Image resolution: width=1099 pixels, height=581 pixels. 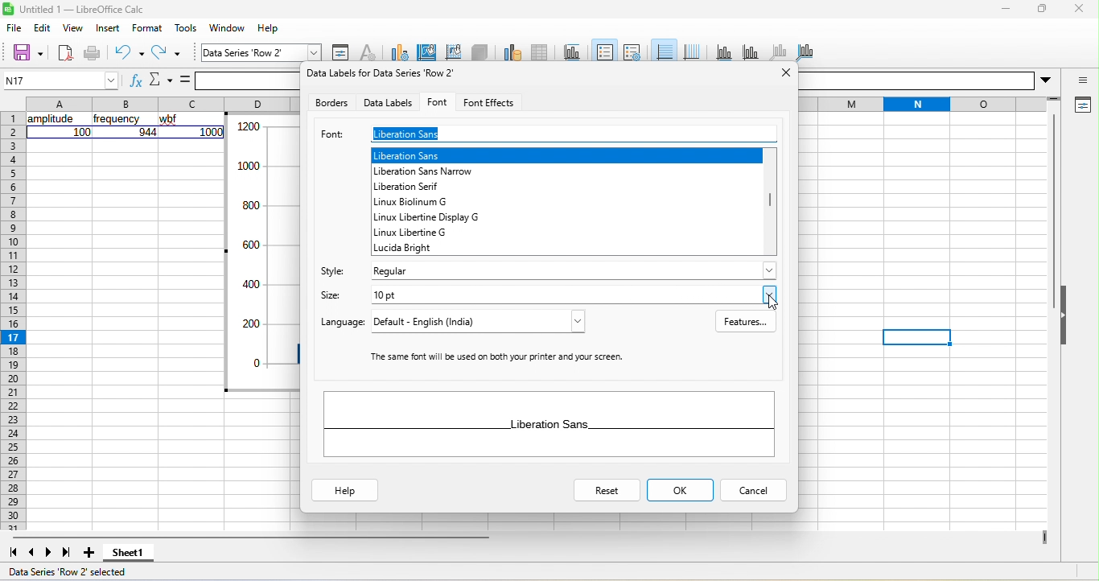 What do you see at coordinates (1056, 195) in the screenshot?
I see `vertical scroll bar` at bounding box center [1056, 195].